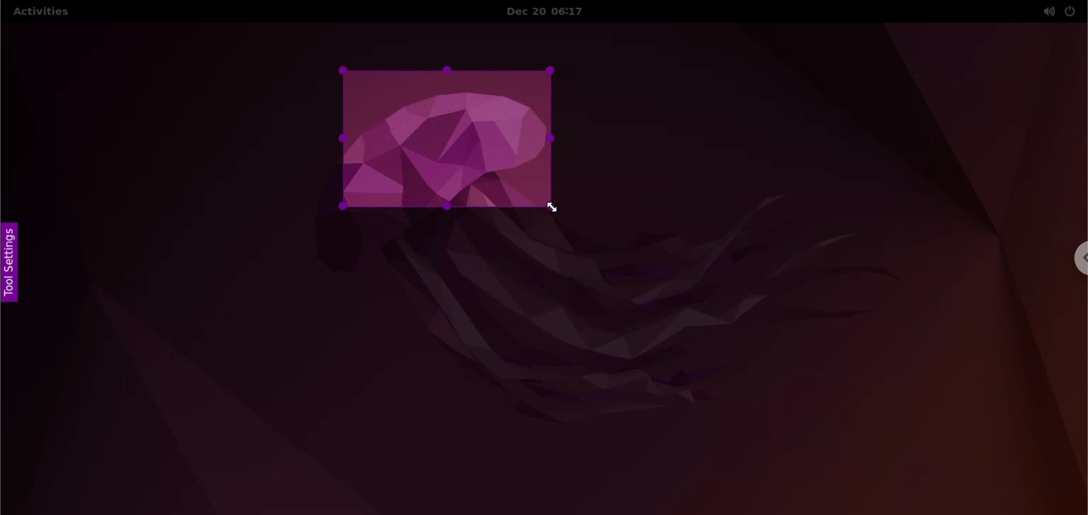  Describe the element at coordinates (1046, 11) in the screenshot. I see `sound options` at that location.